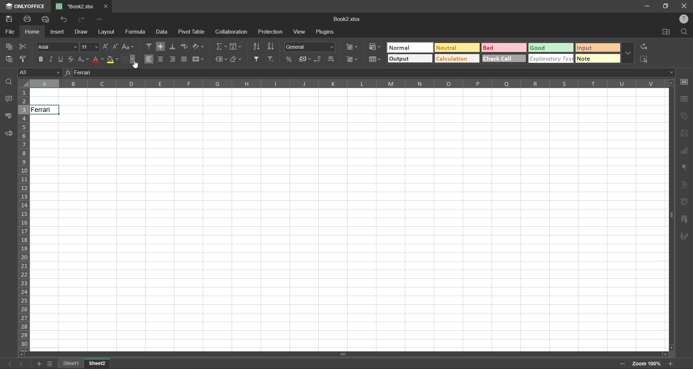 This screenshot has height=369, width=693. I want to click on bad, so click(501, 48).